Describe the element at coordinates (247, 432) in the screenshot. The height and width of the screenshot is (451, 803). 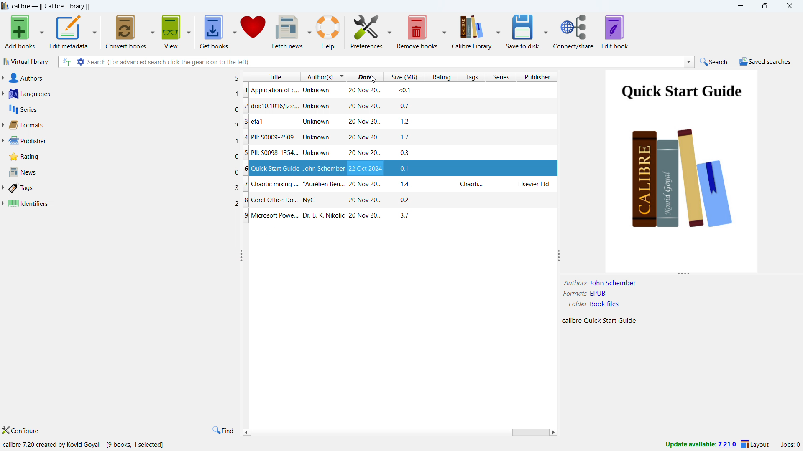
I see `scroll left` at that location.